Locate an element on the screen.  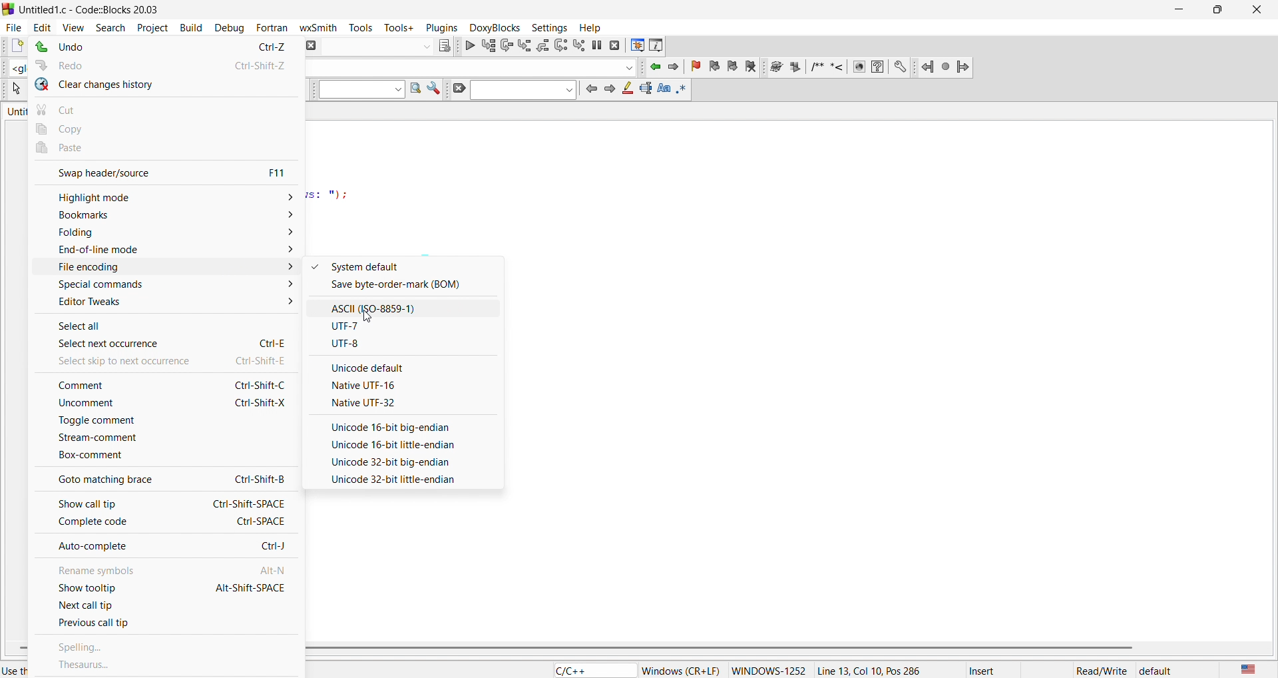
vertical scroll bar is located at coordinates (726, 647).